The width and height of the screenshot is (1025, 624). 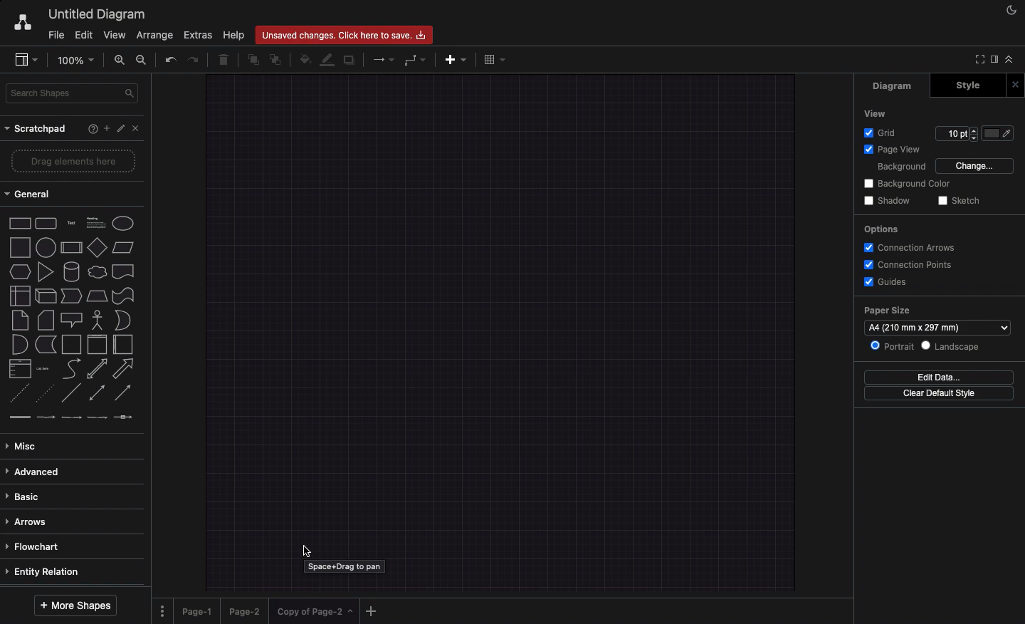 What do you see at coordinates (939, 327) in the screenshot?
I see `a4 (210 mmx297 mm) ` at bounding box center [939, 327].